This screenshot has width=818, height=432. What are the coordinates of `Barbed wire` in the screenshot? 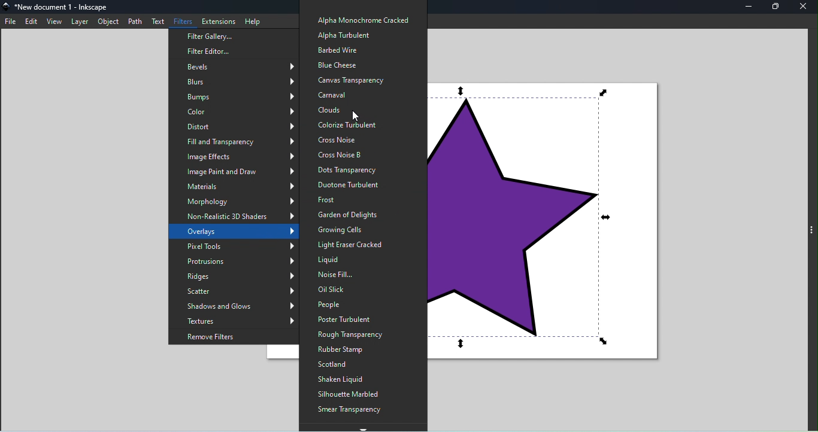 It's located at (338, 48).